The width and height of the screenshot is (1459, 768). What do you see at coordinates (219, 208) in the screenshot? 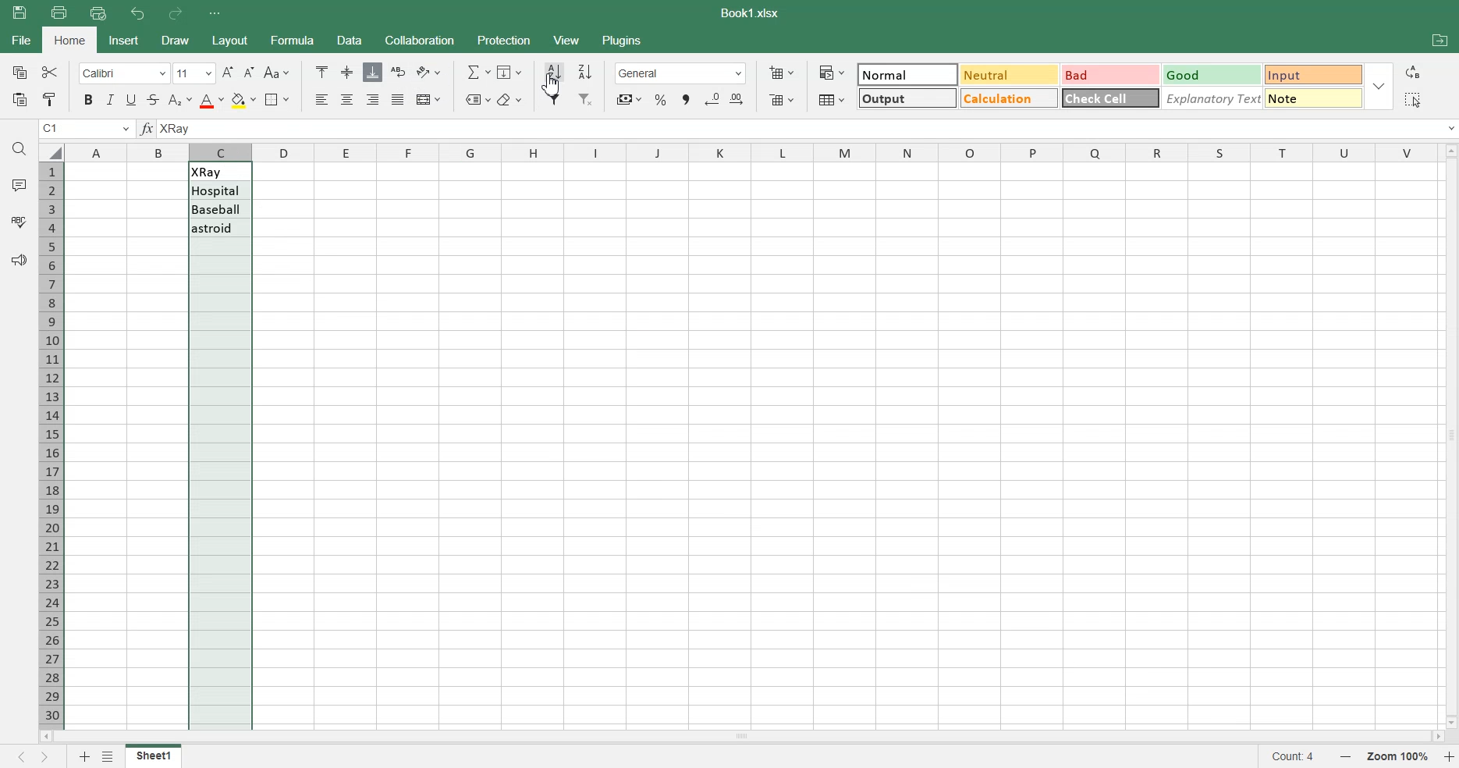
I see `baseball` at bounding box center [219, 208].